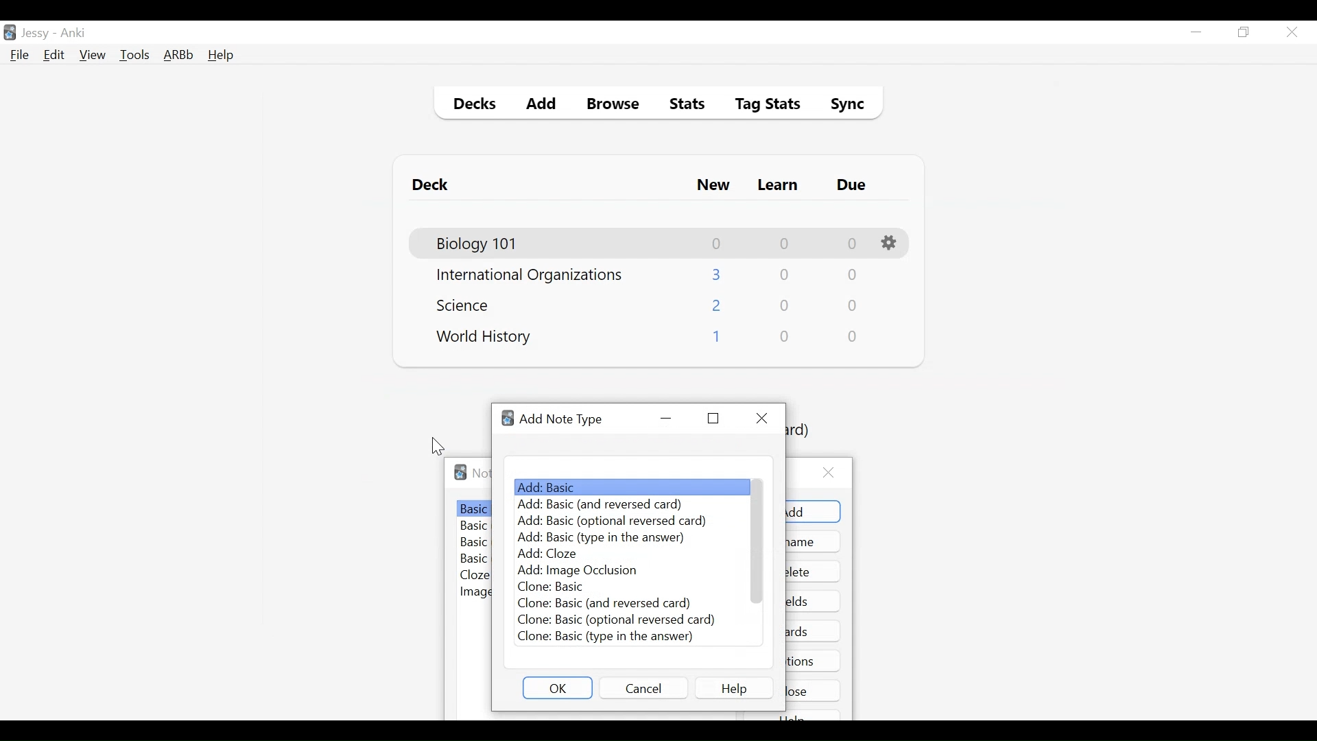 This screenshot has width=1317, height=741. Describe the element at coordinates (713, 187) in the screenshot. I see `New` at that location.